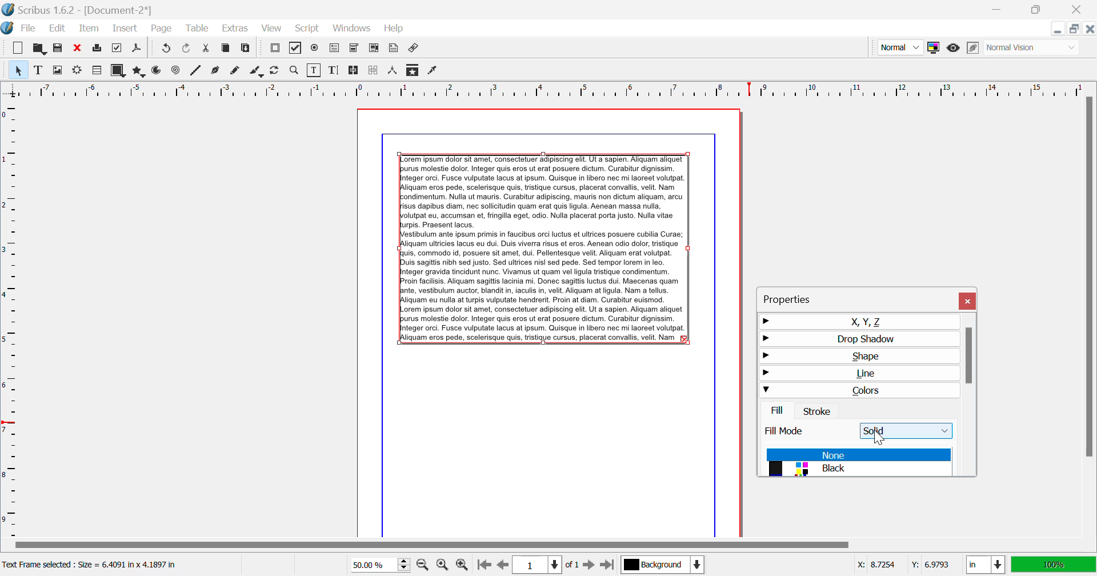 Image resolution: width=1097 pixels, height=576 pixels. What do you see at coordinates (257, 72) in the screenshot?
I see `Calligraphic Line` at bounding box center [257, 72].